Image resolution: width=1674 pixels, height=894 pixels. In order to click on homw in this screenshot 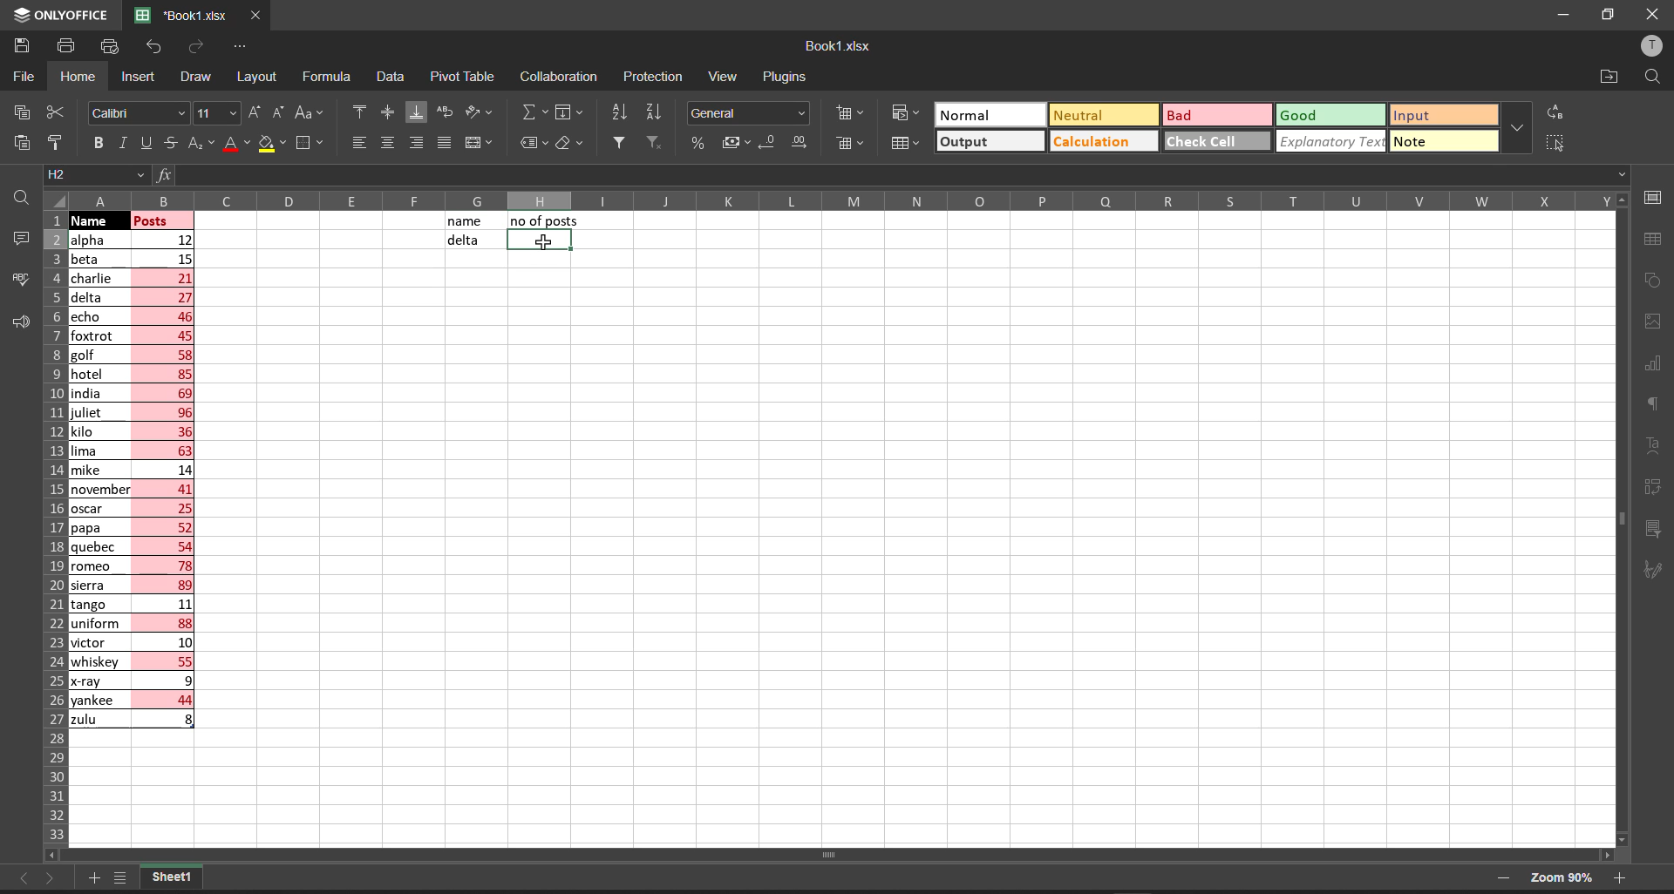, I will do `click(77, 77)`.